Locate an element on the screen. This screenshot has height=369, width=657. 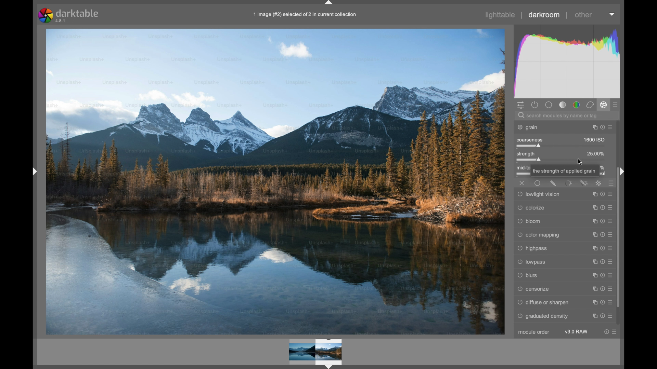
v3.0 RAW is located at coordinates (576, 331).